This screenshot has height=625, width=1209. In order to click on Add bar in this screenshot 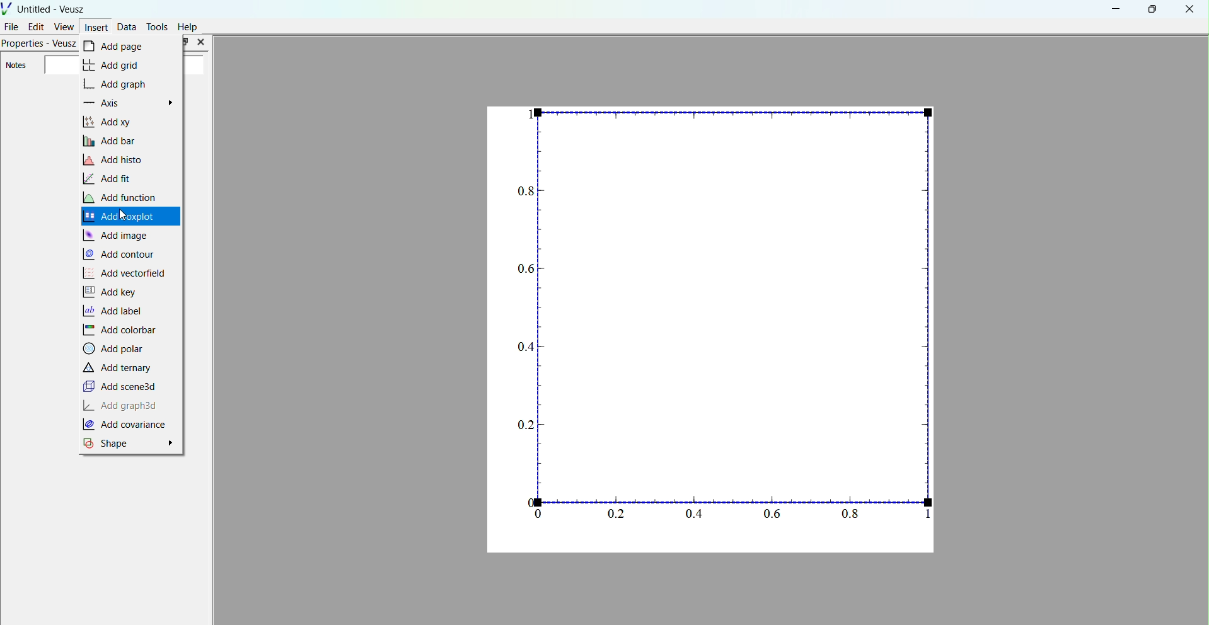, I will do `click(114, 140)`.